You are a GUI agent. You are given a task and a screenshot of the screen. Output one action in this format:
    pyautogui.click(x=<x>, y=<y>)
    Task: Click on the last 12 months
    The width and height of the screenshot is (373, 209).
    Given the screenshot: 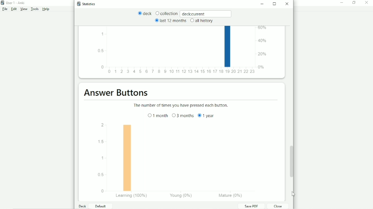 What is the action you would take?
    pyautogui.click(x=170, y=20)
    